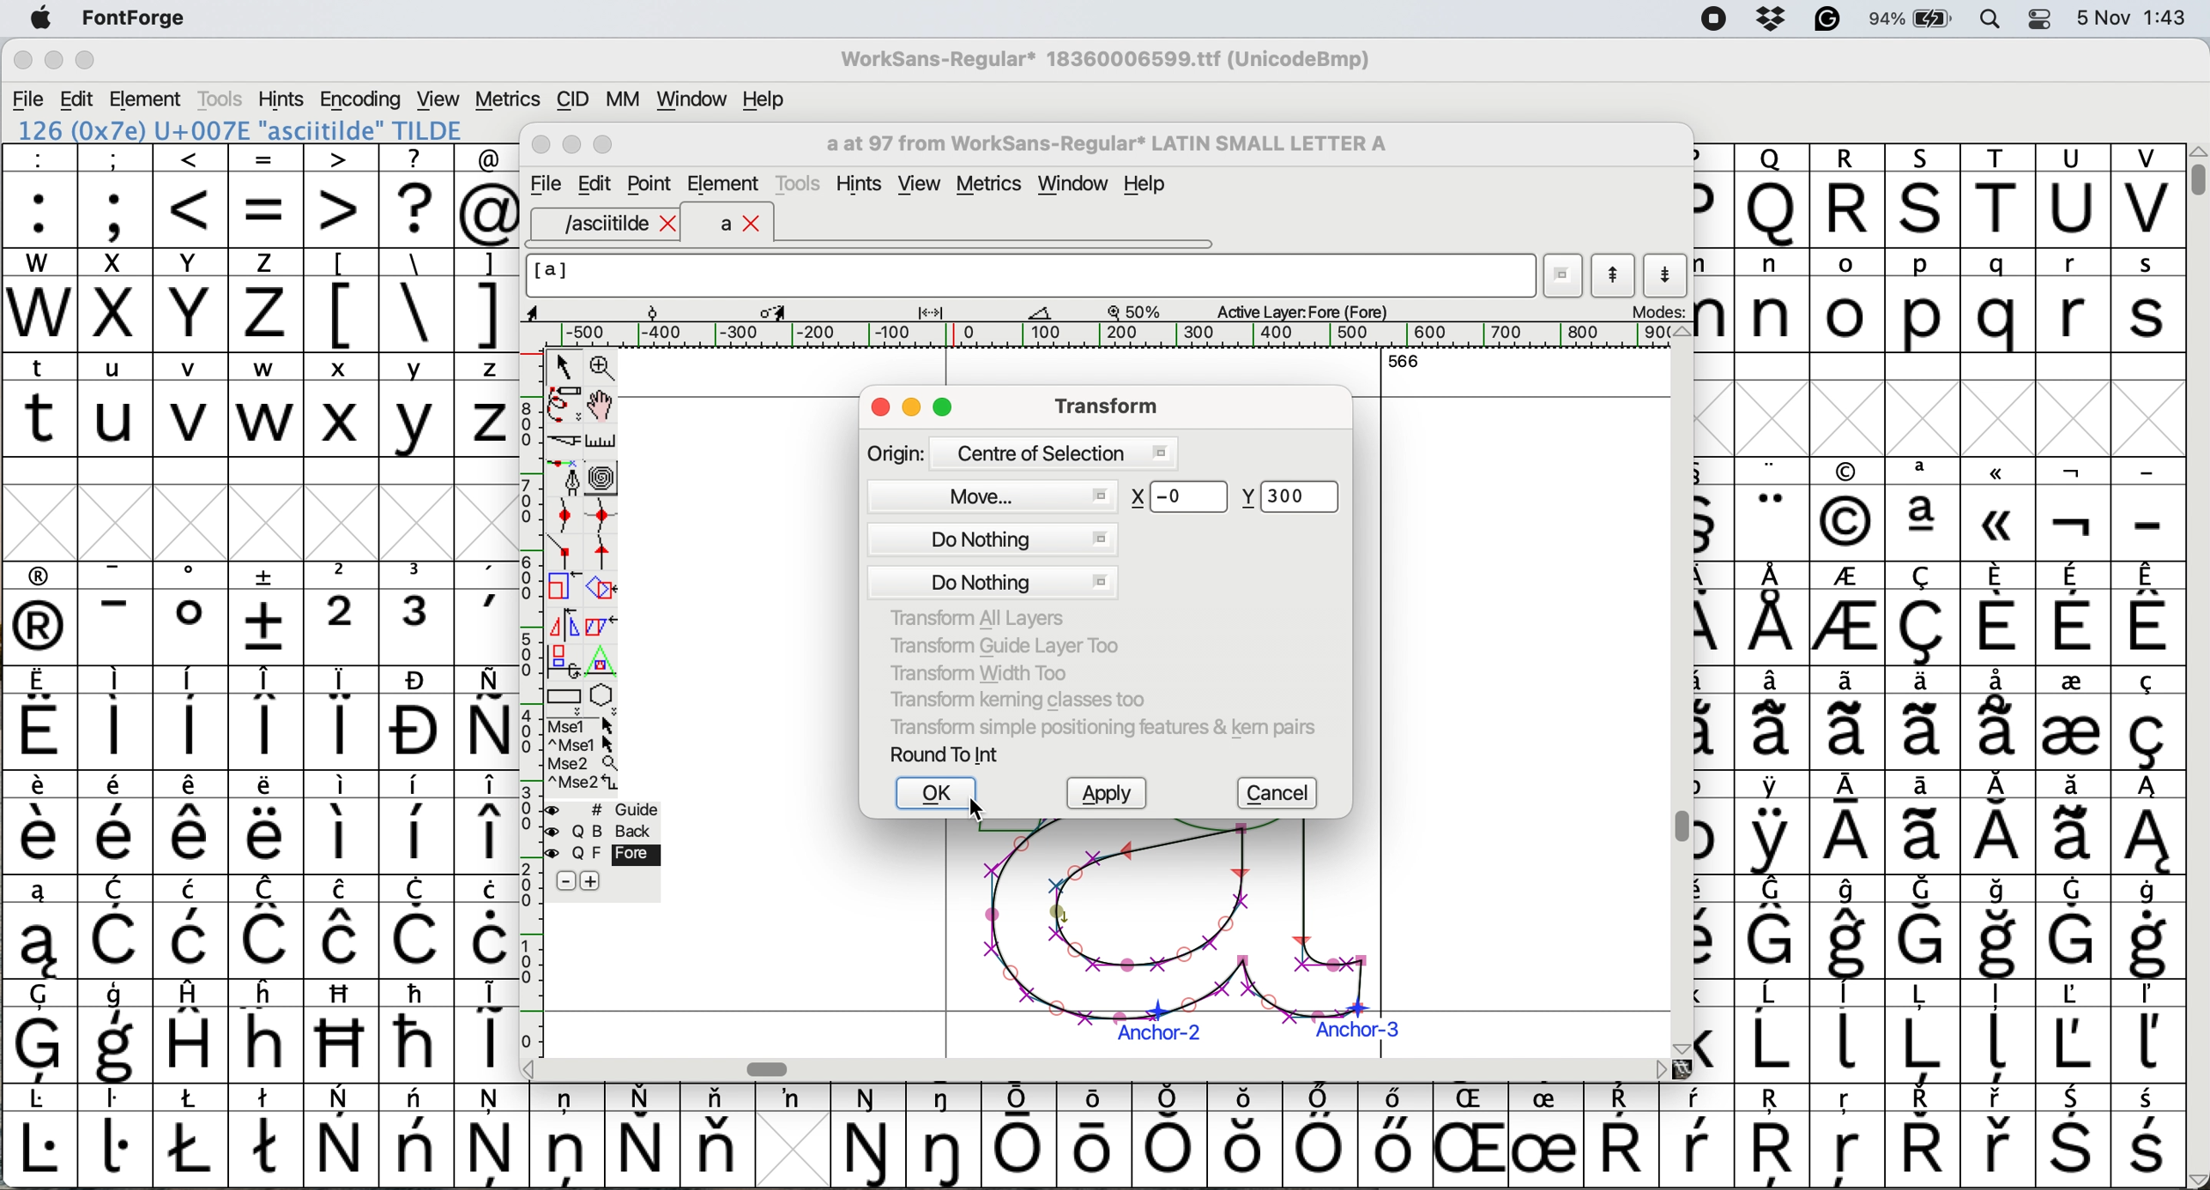  I want to click on symbol, so click(418, 1135).